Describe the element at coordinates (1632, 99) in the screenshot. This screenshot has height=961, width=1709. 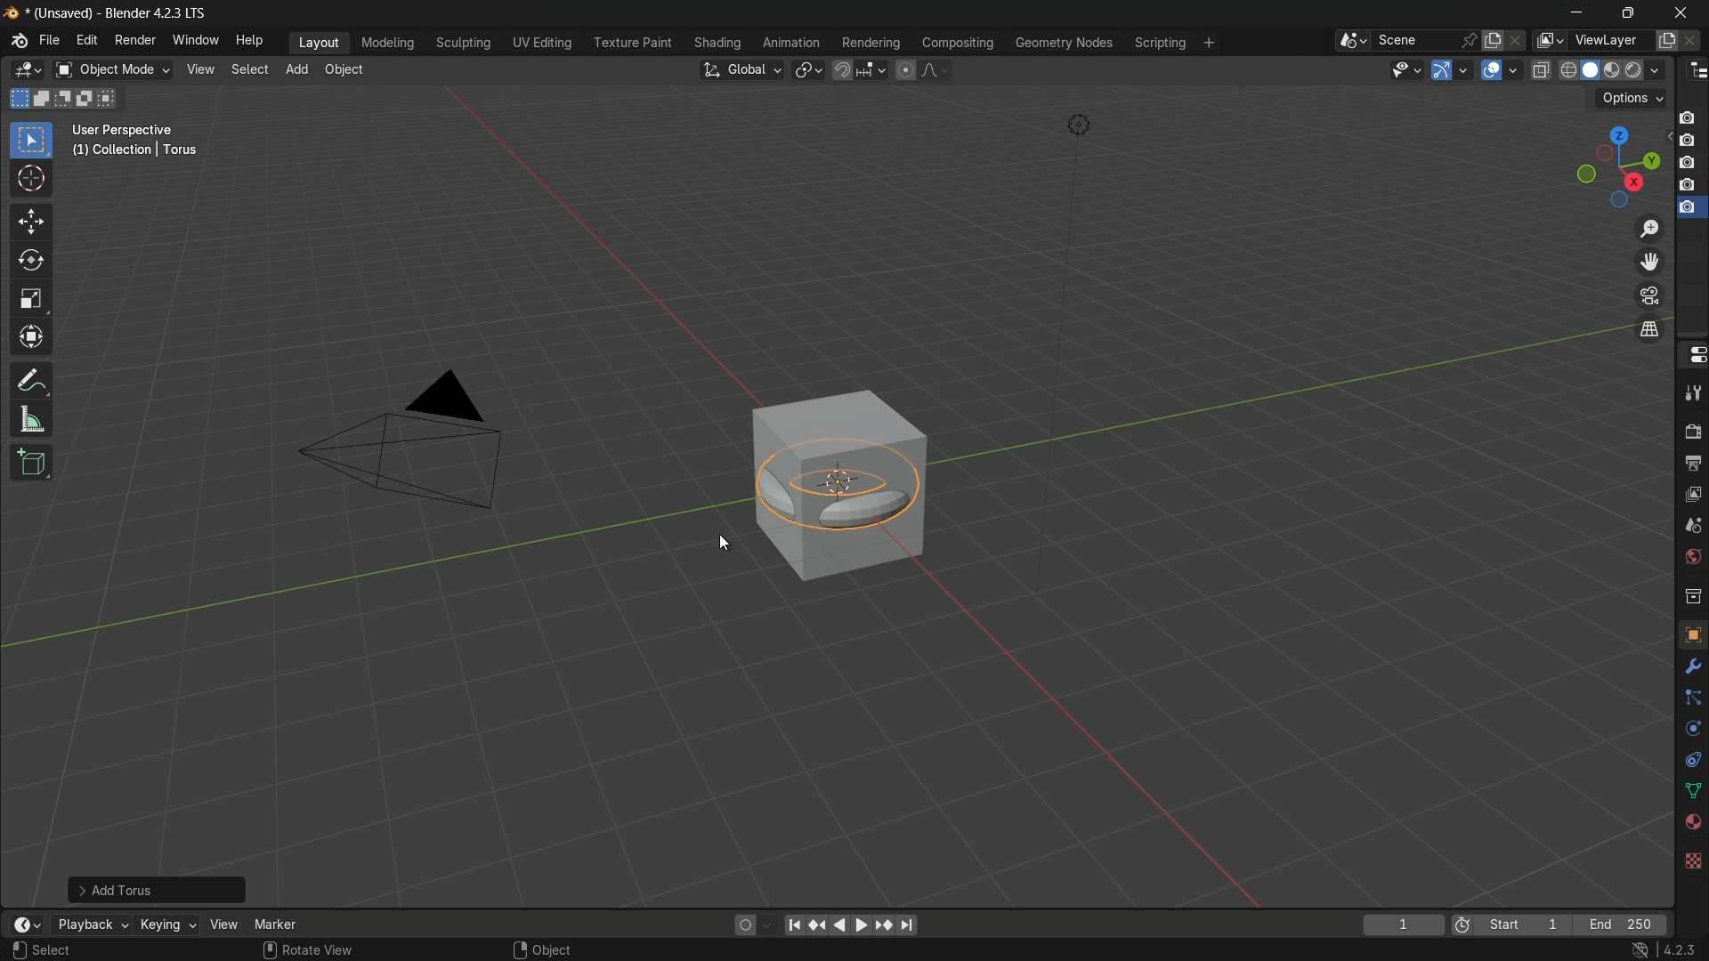
I see `options` at that location.